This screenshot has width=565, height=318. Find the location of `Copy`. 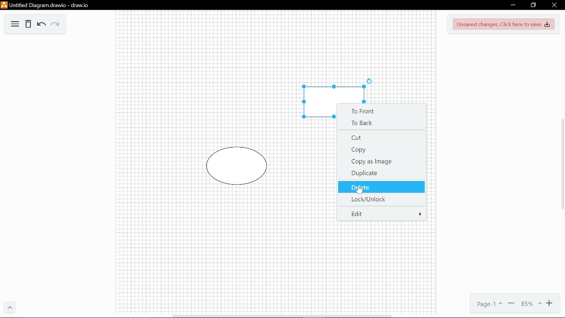

Copy is located at coordinates (381, 150).